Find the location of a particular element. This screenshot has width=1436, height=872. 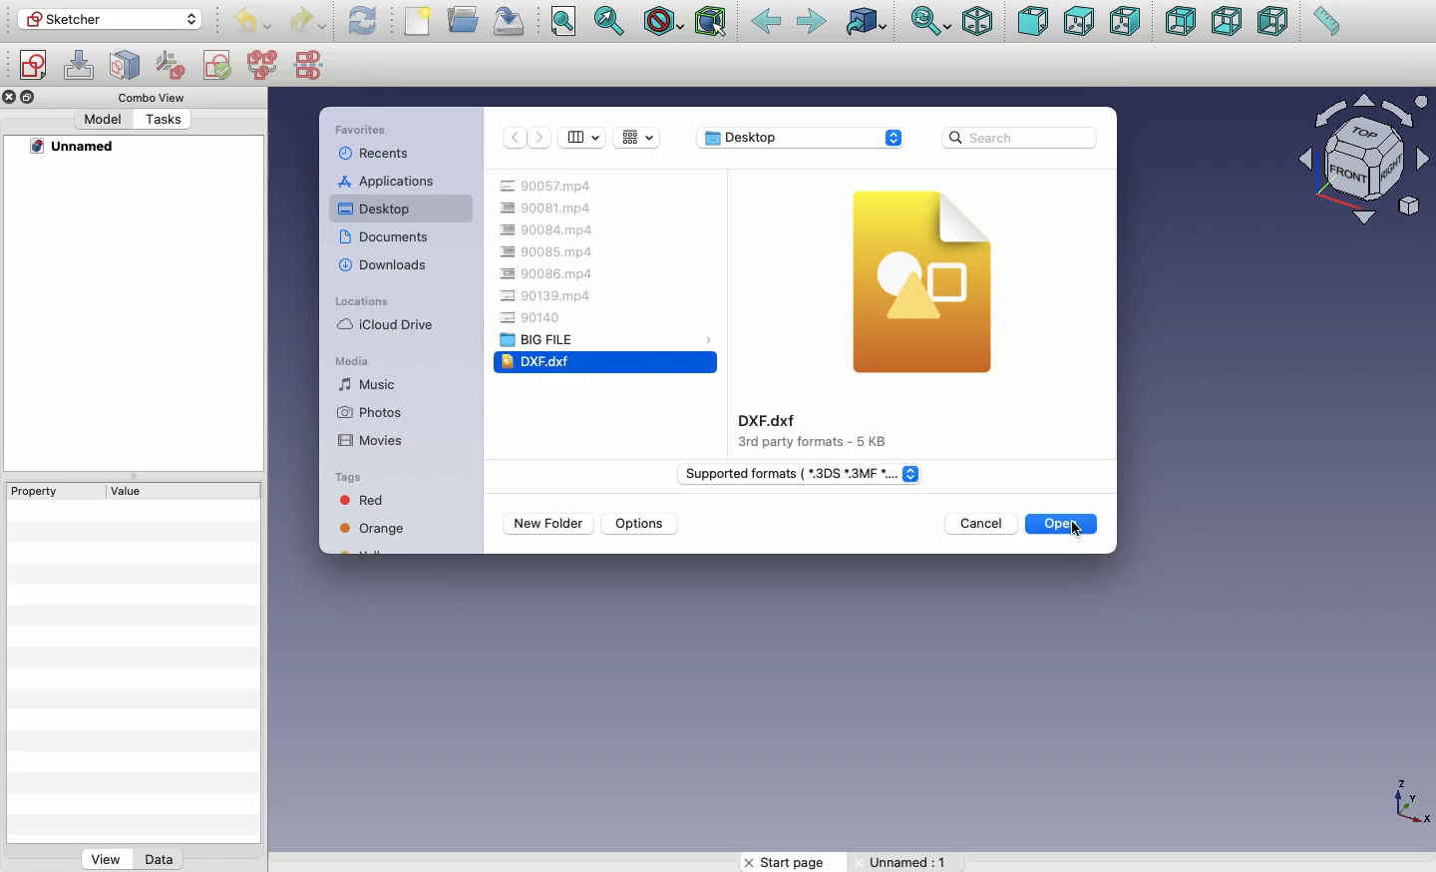

Forward is located at coordinates (812, 24).